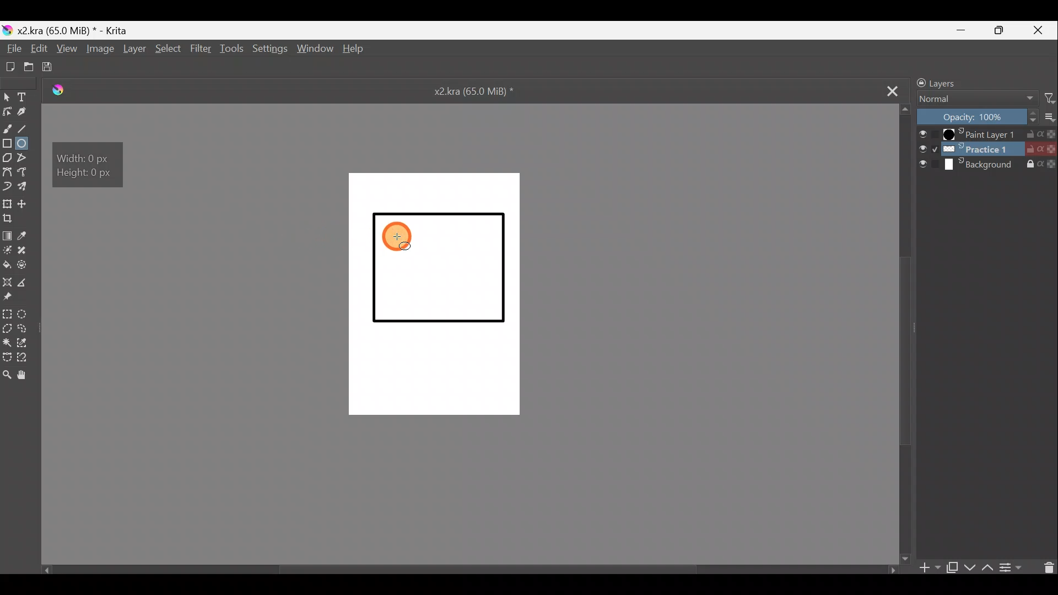  Describe the element at coordinates (7, 157) in the screenshot. I see `Polygon tool` at that location.